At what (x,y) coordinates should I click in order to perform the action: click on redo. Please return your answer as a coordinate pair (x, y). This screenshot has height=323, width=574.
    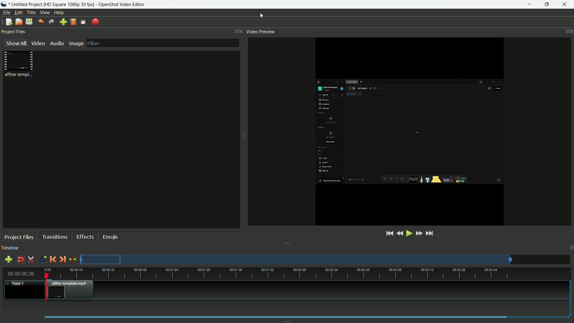
    Looking at the image, I should click on (51, 22).